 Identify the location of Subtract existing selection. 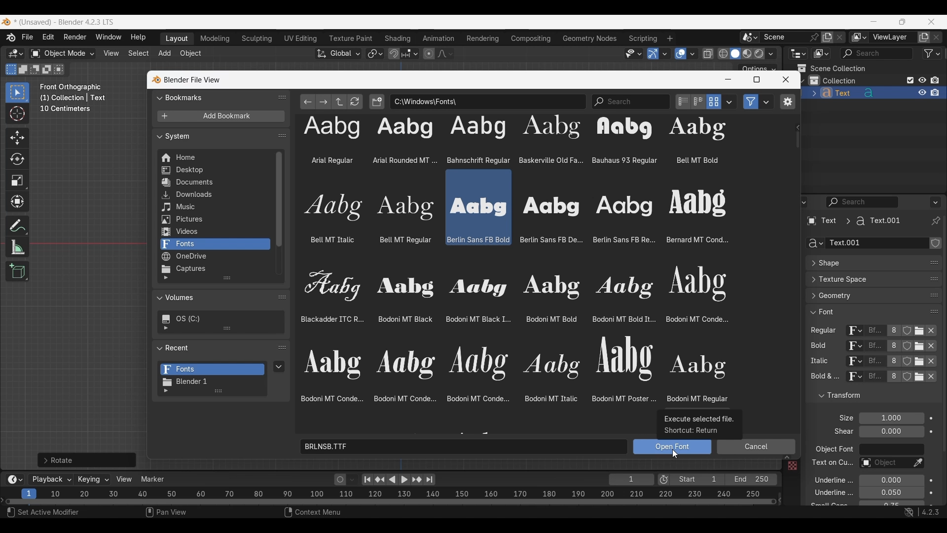
(35, 70).